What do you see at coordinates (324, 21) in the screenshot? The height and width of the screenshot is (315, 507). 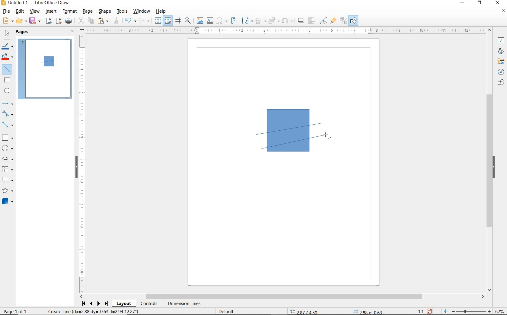 I see `TOGGLE POINT EDIT MODE` at bounding box center [324, 21].